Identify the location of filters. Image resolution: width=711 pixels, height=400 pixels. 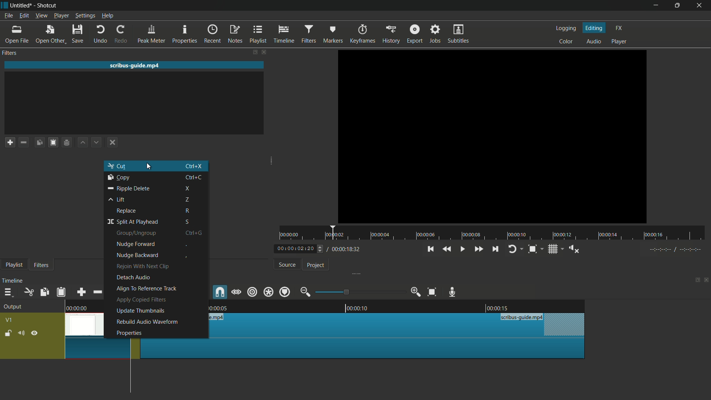
(310, 34).